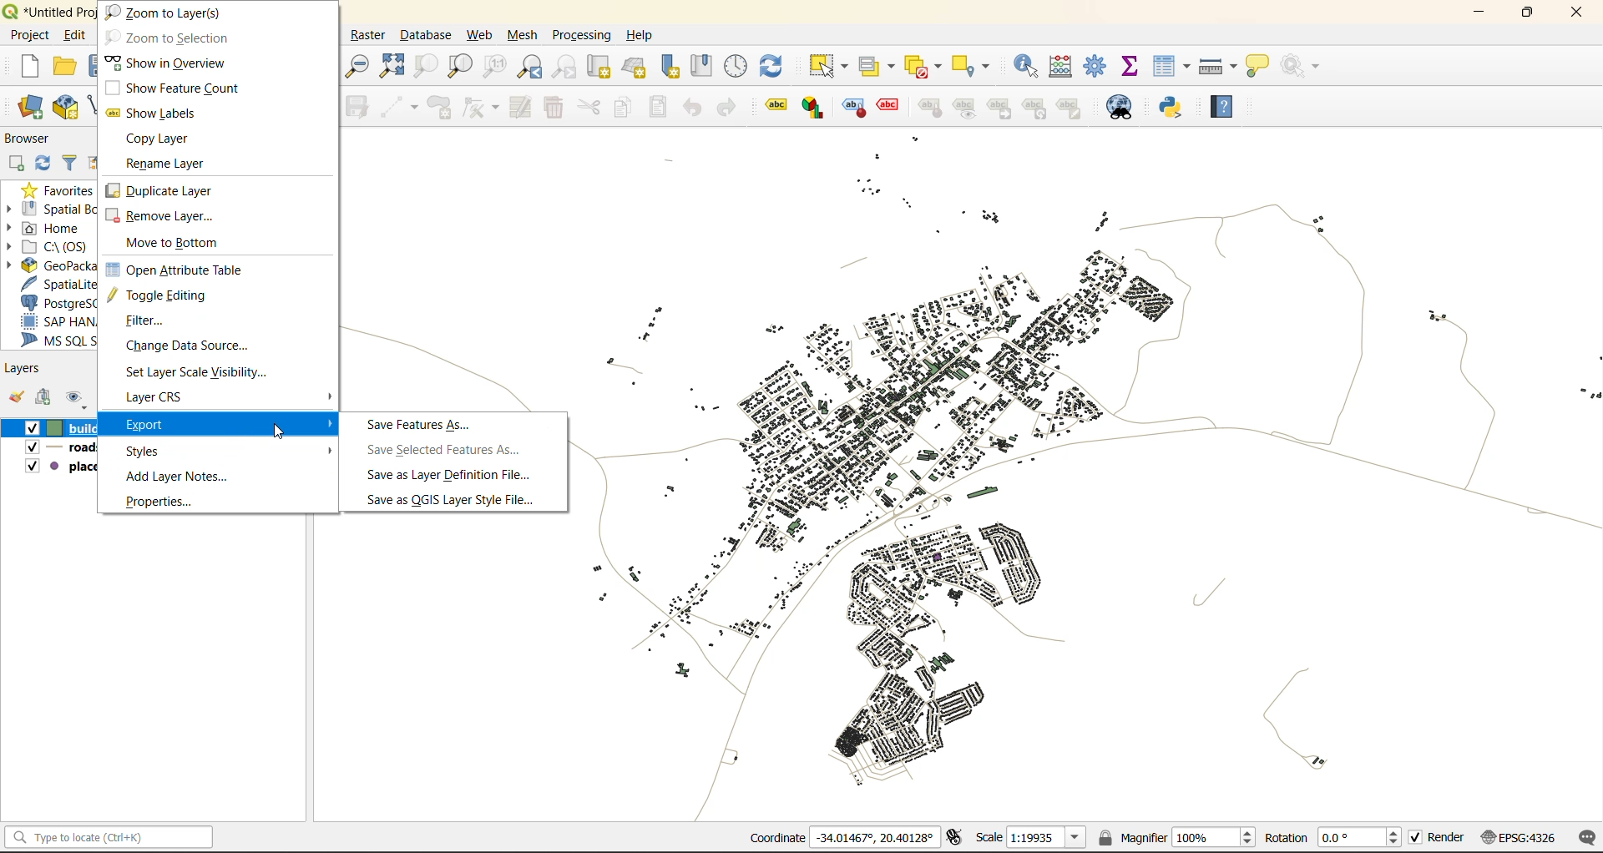  Describe the element at coordinates (1032, 838) in the screenshot. I see `scale` at that location.